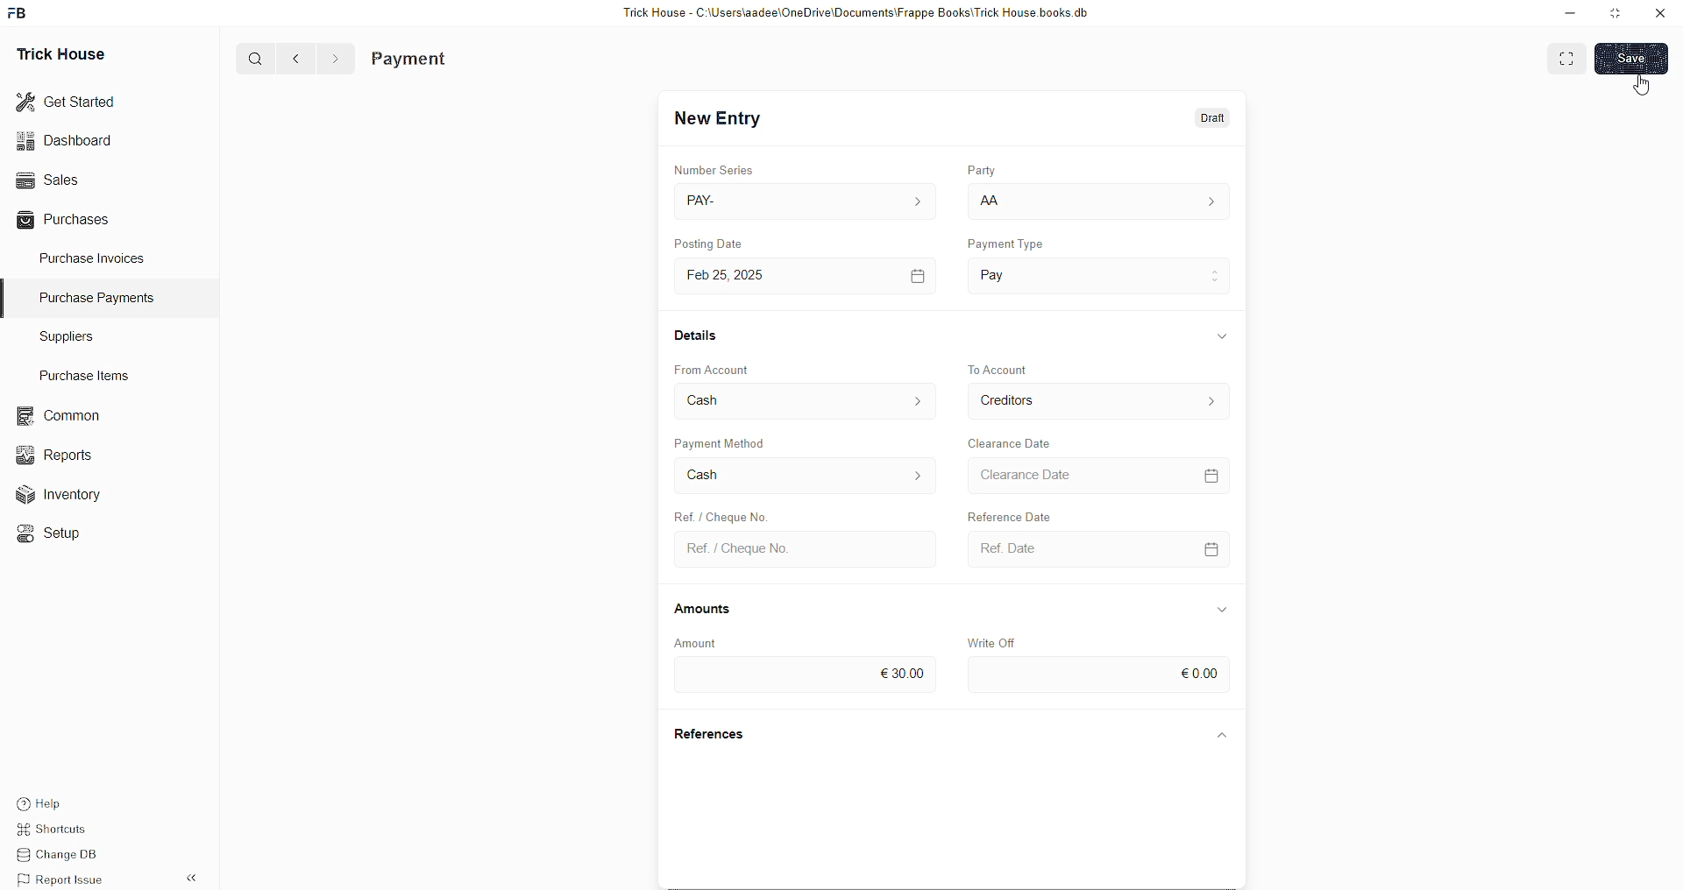 The height and width of the screenshot is (890, 1683). Describe the element at coordinates (93, 298) in the screenshot. I see `Purchase PaymenTS` at that location.